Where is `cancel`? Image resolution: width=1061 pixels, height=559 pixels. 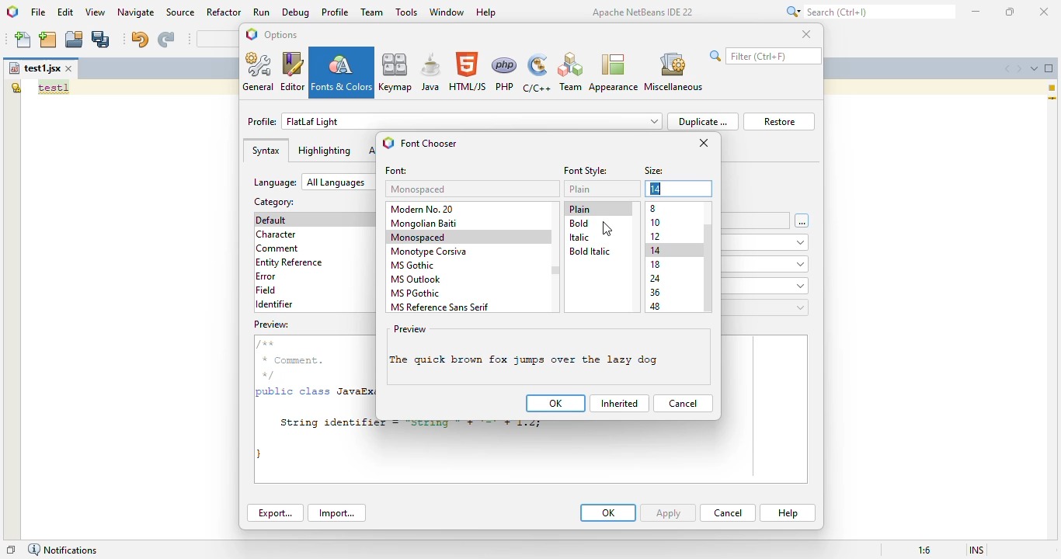 cancel is located at coordinates (683, 402).